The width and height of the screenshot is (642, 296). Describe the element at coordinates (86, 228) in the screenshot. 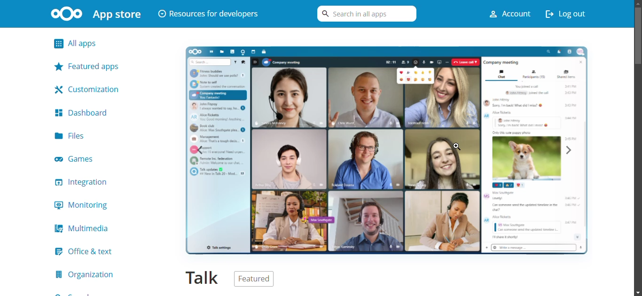

I see `multimedia` at that location.